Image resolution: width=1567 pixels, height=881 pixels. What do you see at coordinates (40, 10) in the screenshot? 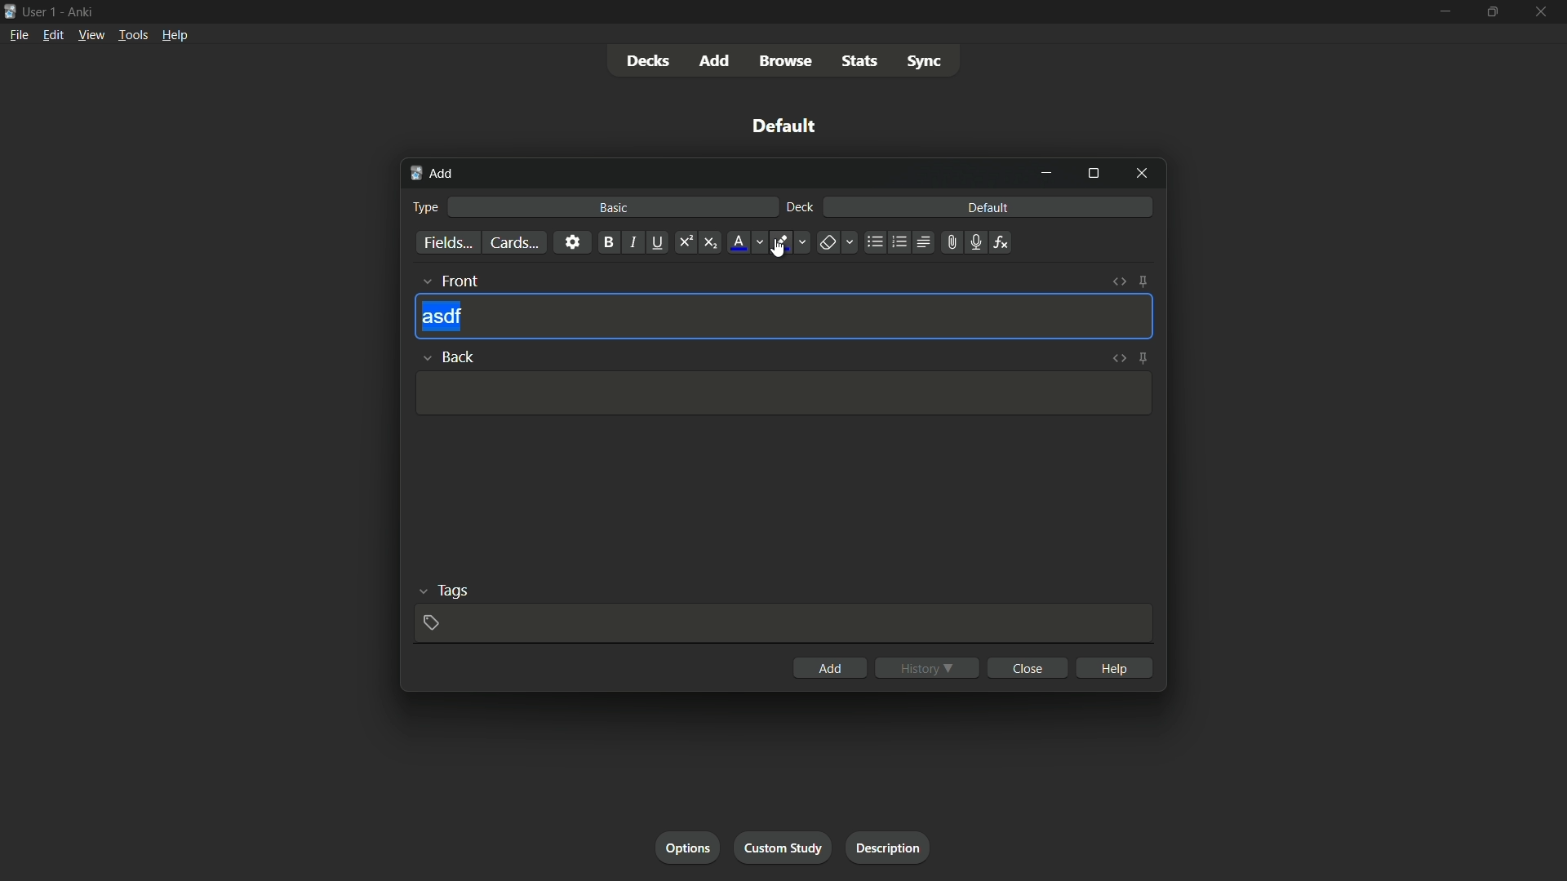
I see `user-1` at bounding box center [40, 10].